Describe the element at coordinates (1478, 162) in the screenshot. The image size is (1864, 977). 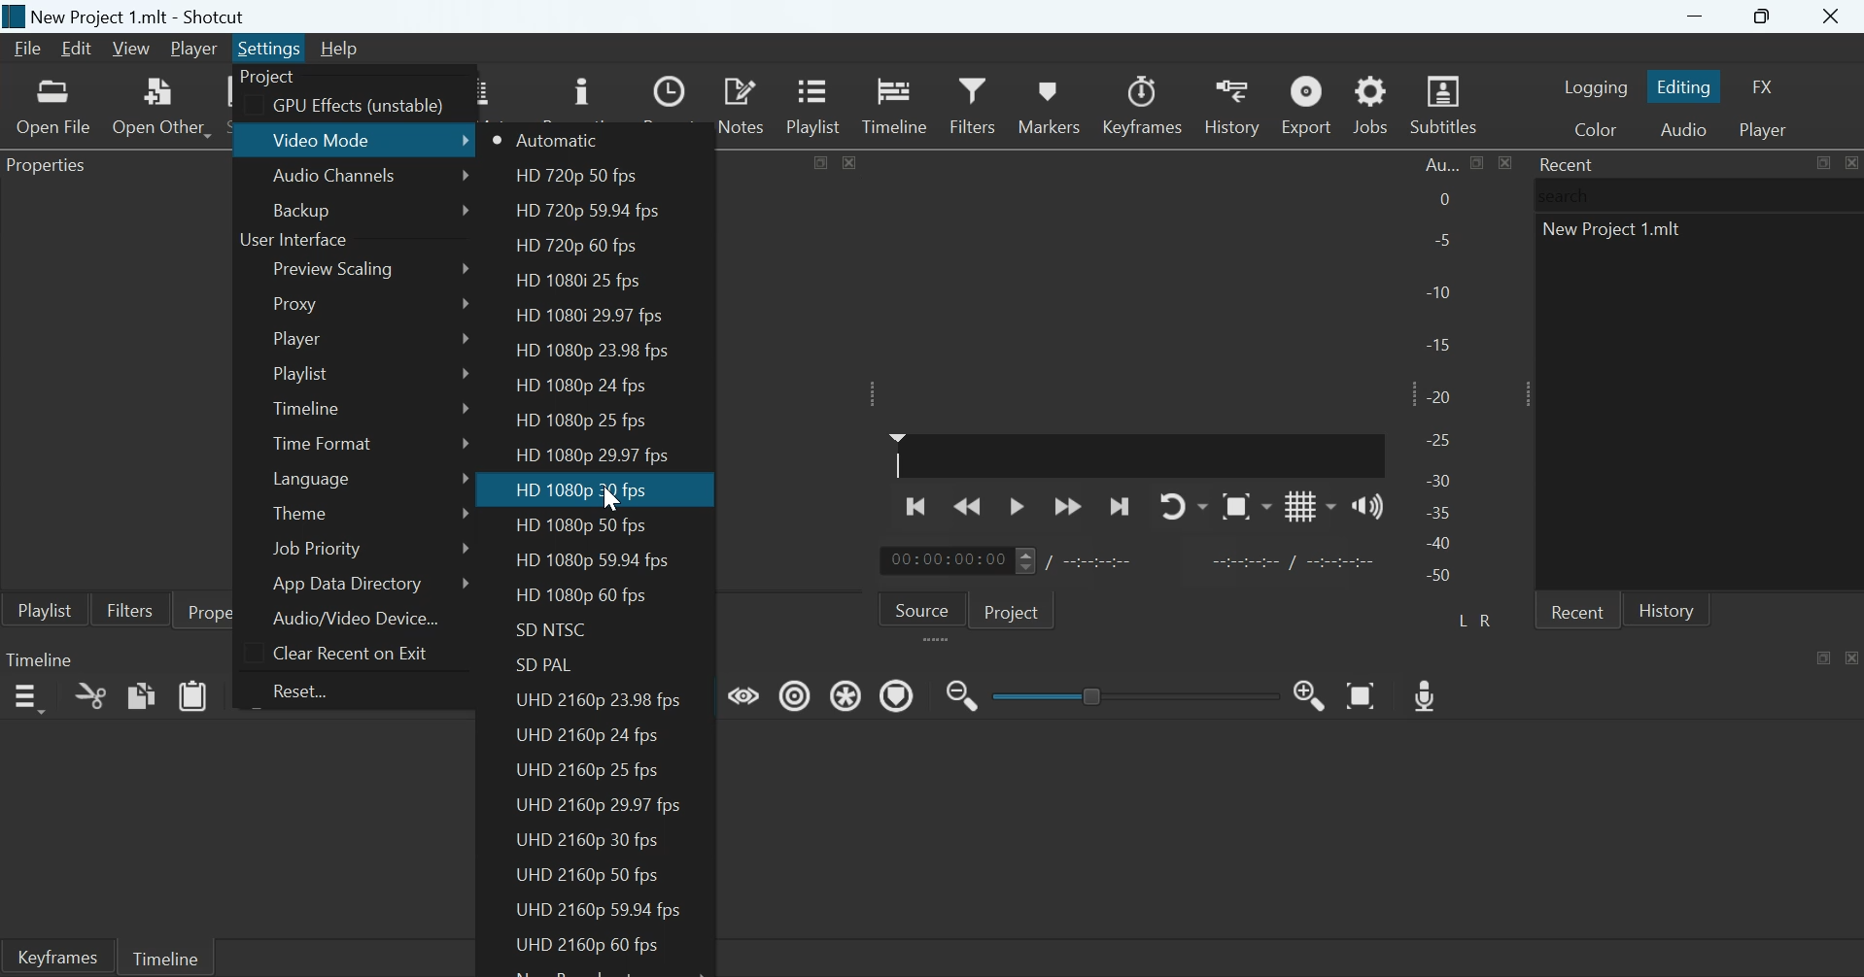
I see `Maximize` at that location.